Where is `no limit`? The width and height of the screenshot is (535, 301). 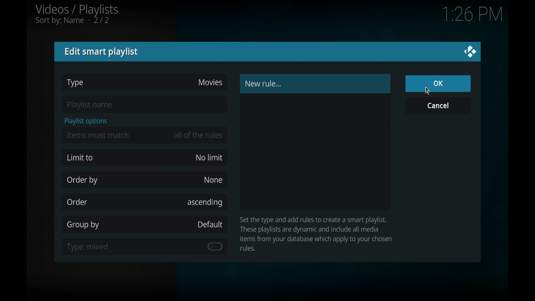
no limit is located at coordinates (209, 158).